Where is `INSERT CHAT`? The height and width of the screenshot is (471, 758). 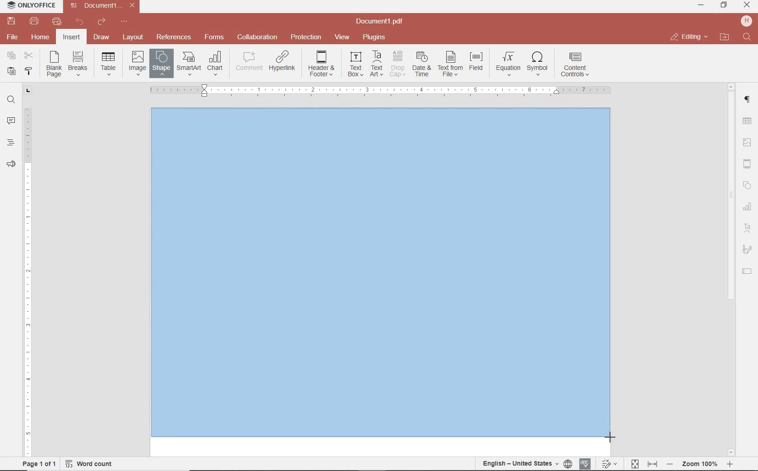
INSERT CHAT is located at coordinates (215, 64).